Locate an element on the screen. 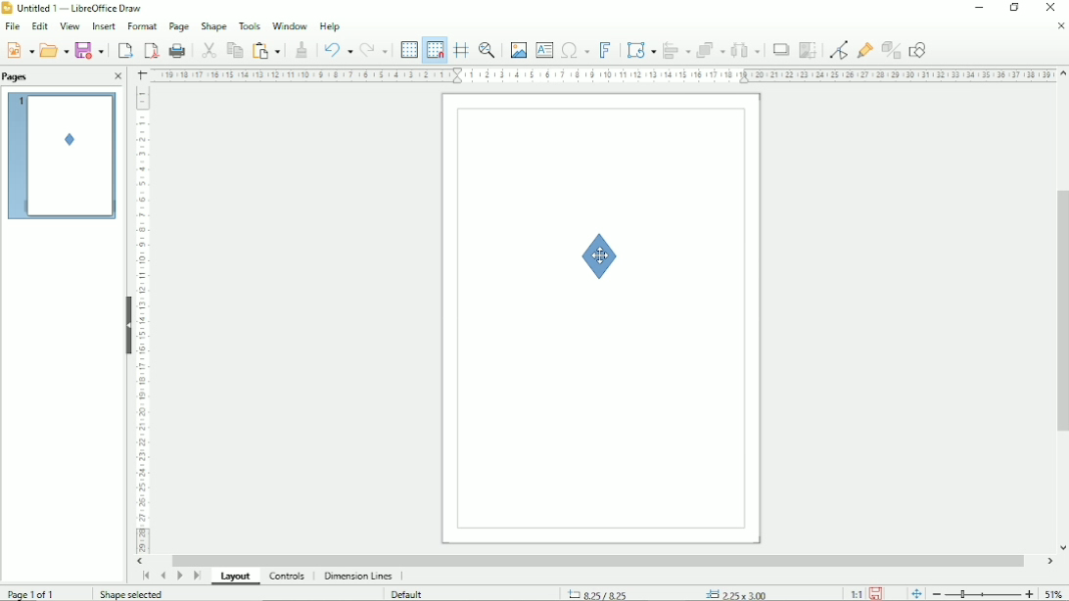 The image size is (1069, 601). Snap to grid is located at coordinates (435, 49).